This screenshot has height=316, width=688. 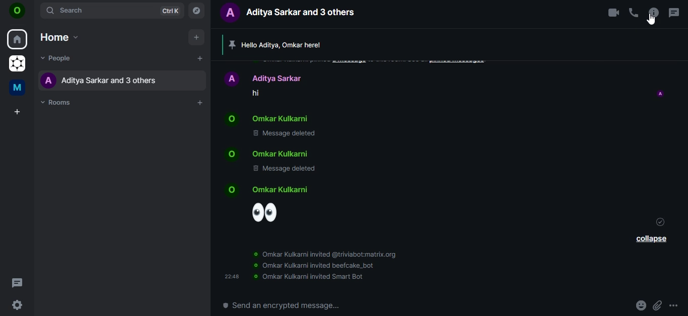 I want to click on , so click(x=200, y=103).